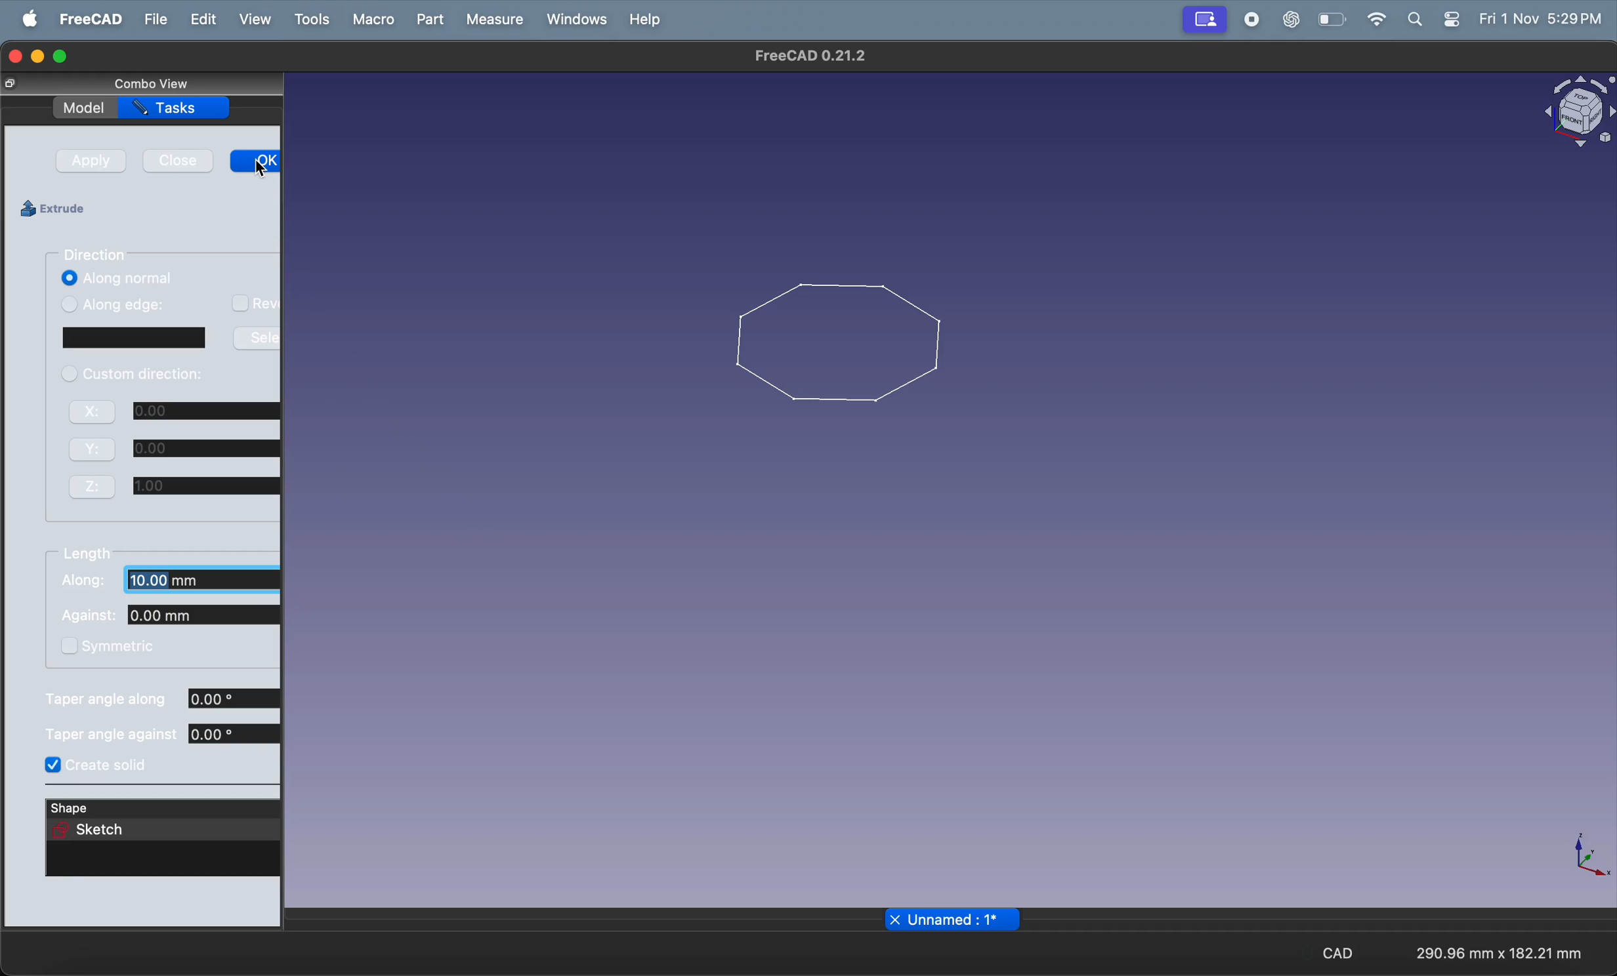 This screenshot has height=976, width=1617. What do you see at coordinates (954, 920) in the screenshot?
I see `unnamed page name` at bounding box center [954, 920].